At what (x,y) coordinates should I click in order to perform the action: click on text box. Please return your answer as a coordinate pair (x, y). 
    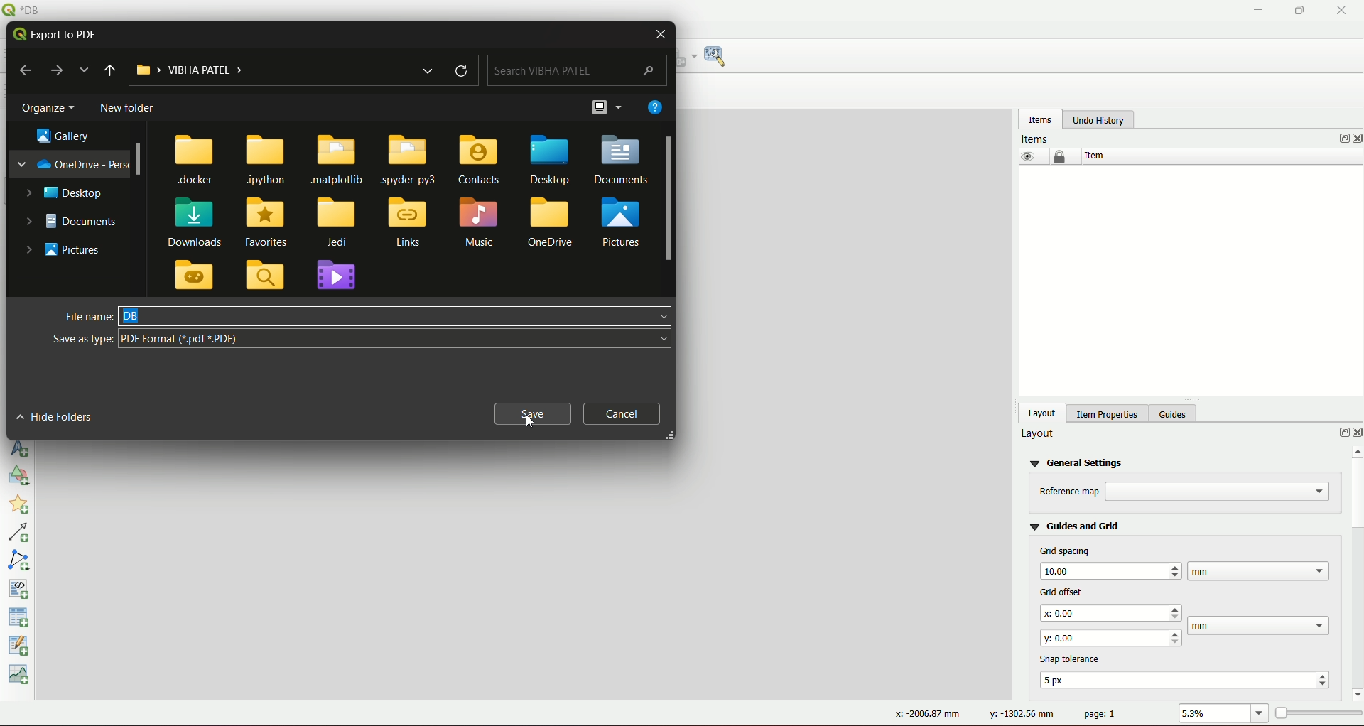
    Looking at the image, I should click on (1111, 636).